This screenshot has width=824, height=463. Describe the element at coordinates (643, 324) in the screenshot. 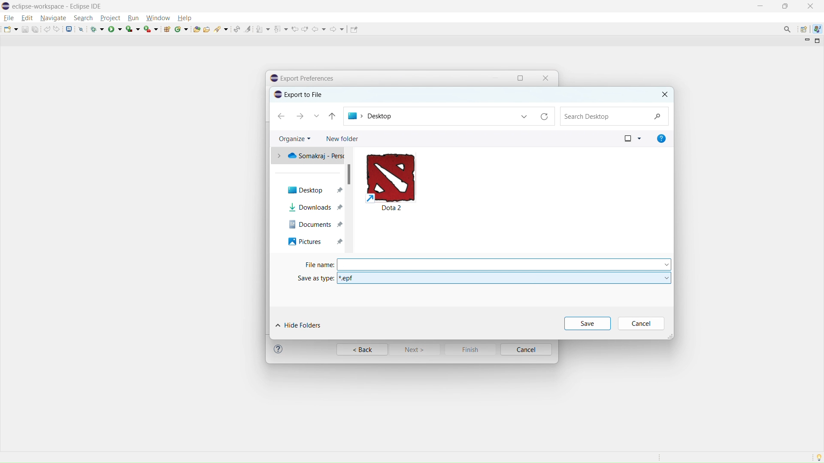

I see `Cancel` at that location.